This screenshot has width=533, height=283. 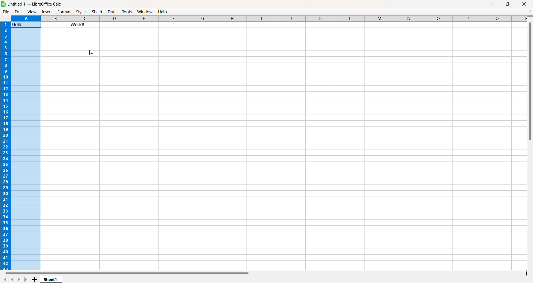 What do you see at coordinates (32, 12) in the screenshot?
I see `View` at bounding box center [32, 12].